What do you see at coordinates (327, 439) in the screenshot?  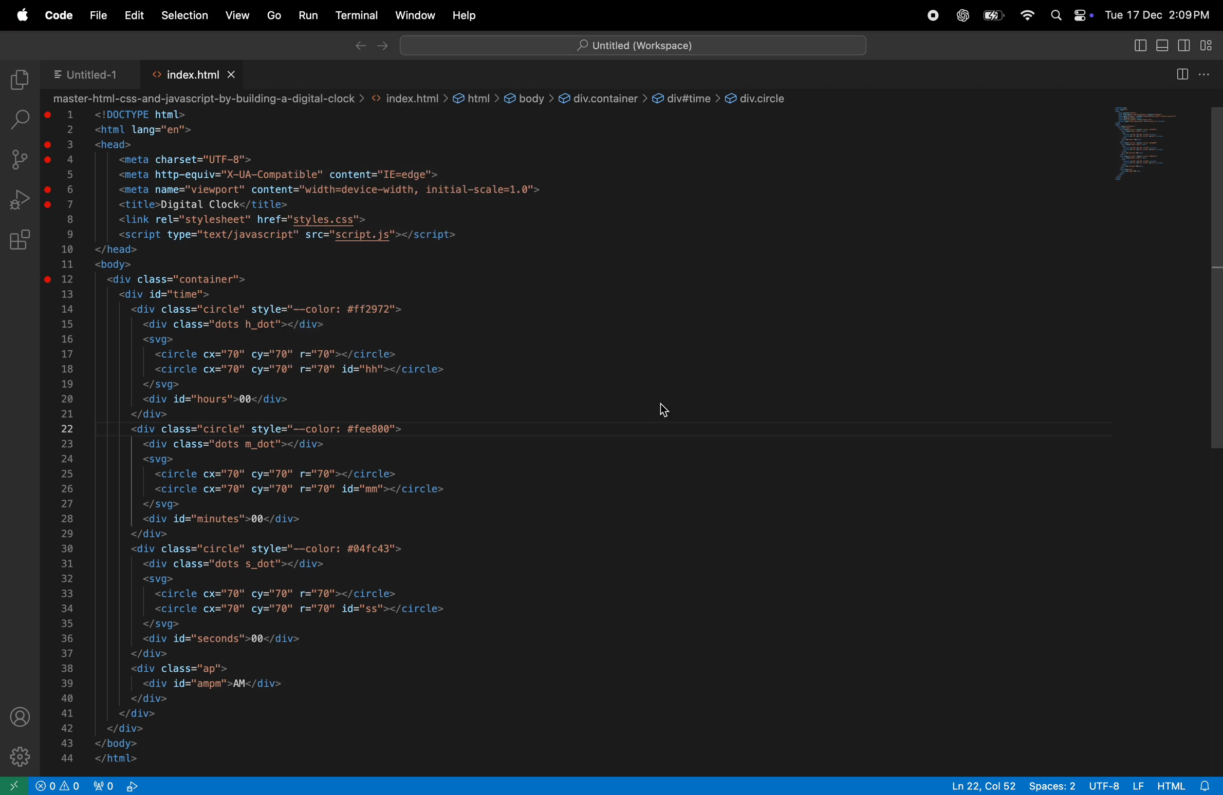 I see `<html lang="en">
<head>
<meta charset="UTF-8">
<meta http-equiv="X-UA-Compatible" content="IE=edge'>
<meta name="viewport" content="width=device-width, initial-scale=1.0">
<title>Digital Clock</title>
<link rel="stylesheet" href="styles.css">
<script type="text/javascript" src="script.js"></script>
</head>
<body>
<div class="container">
<div id="time">
<div class="circle" style="--color: #ff2972">
<div class="dots h_dot"></div>
<svg>
<circle cx="70" cy="70" r="70"></circle>
<circle cx="70" cy="70" r="70" id="hh"></circle>
</svg>
<div id="hours">00</div>
</div>
<div class="circle" style="--color: #fee800">
<div class="dots m_dot"></div>
<svg>
<circle cx="70" cy="70" r="70"></circle>
<circle cx="70" cy="70" r="70" id="mm"></circle>
</svg>
<div id="minutes">00</div>
</div>
<div class="circle" style="--color: #04fc43">
<div class="dots s_dot"></div>
<svg>
<circle cx="70" cy="70" r="70"></circle>
<circle cx="70" cy="70" r="70" id="ss"></circle>
</svg>
<div id="seconds">00</div>
</div>
<div class="ap">
<div id="ampm">AM</div>
</div>
</div>
</div>
</body>
</html>` at bounding box center [327, 439].